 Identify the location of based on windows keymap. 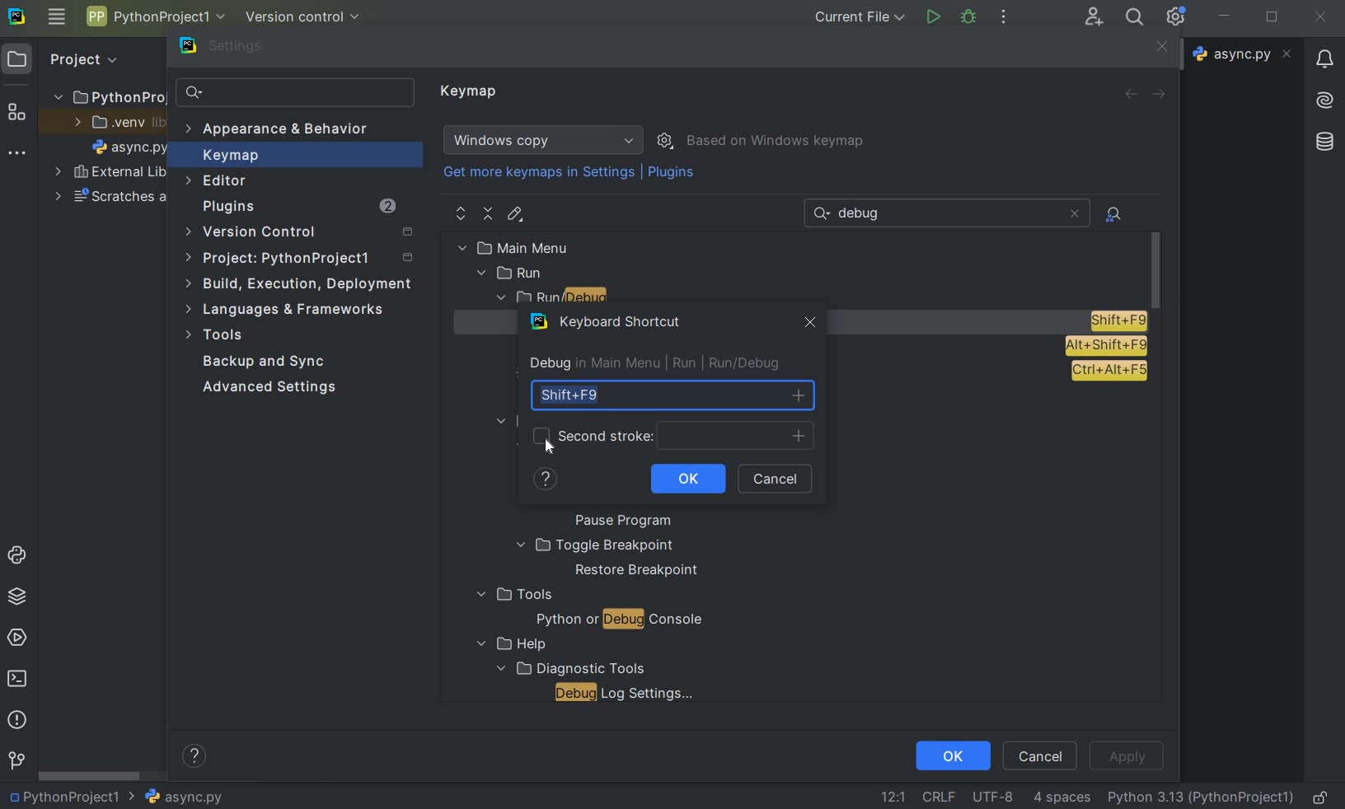
(776, 142).